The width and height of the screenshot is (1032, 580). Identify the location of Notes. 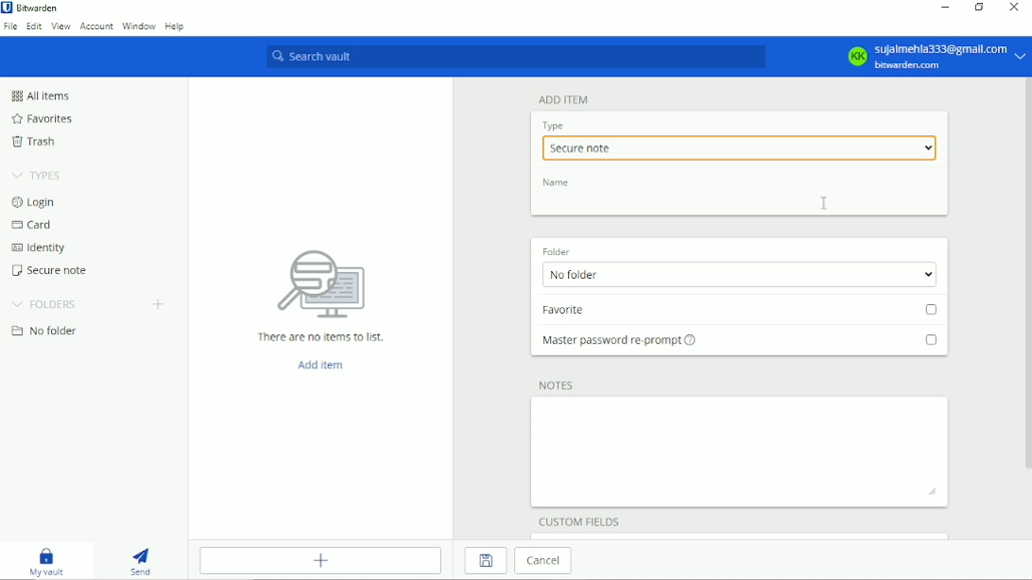
(559, 384).